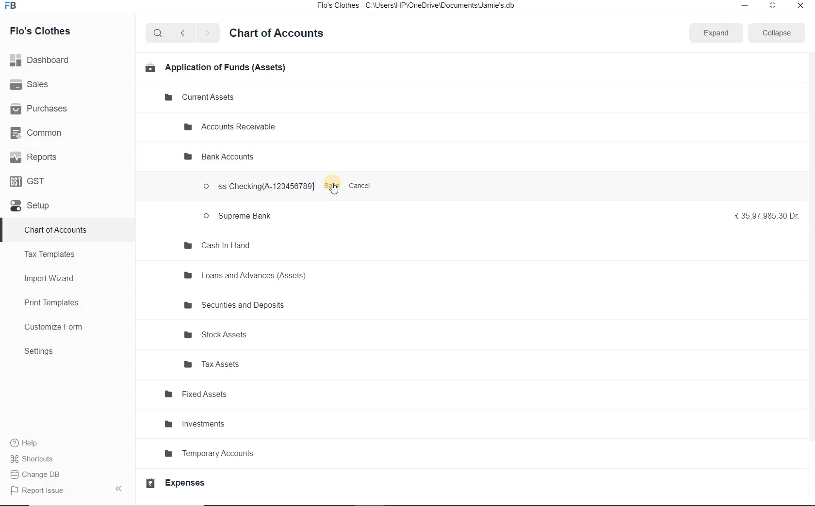  What do you see at coordinates (333, 186) in the screenshot?
I see `Save` at bounding box center [333, 186].